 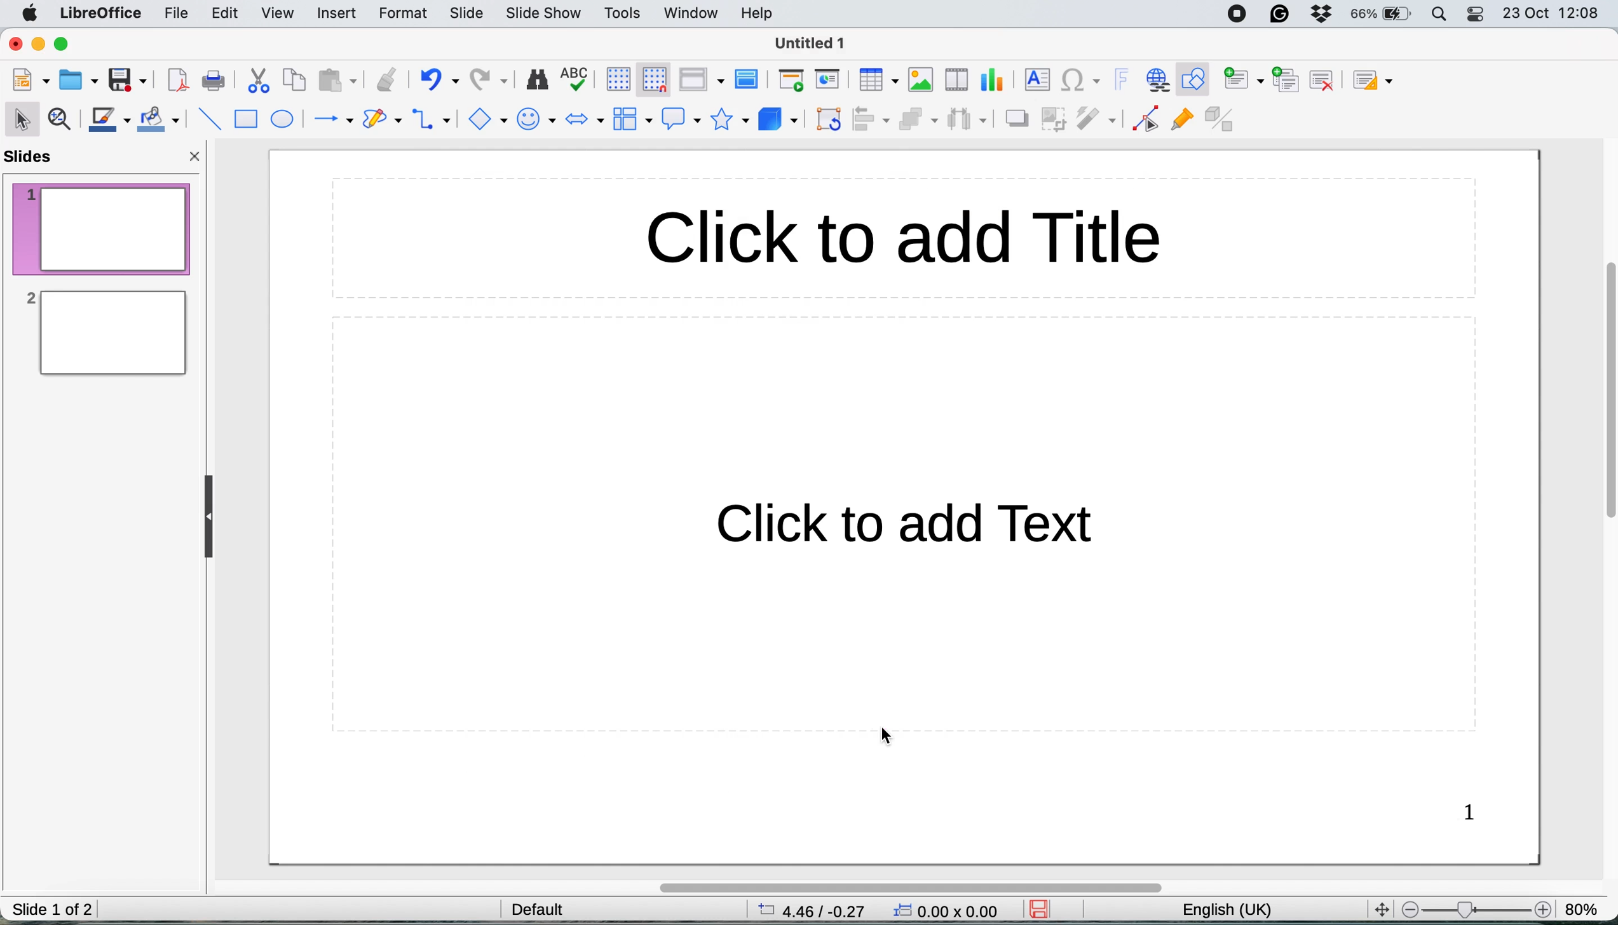 I want to click on paste, so click(x=335, y=80).